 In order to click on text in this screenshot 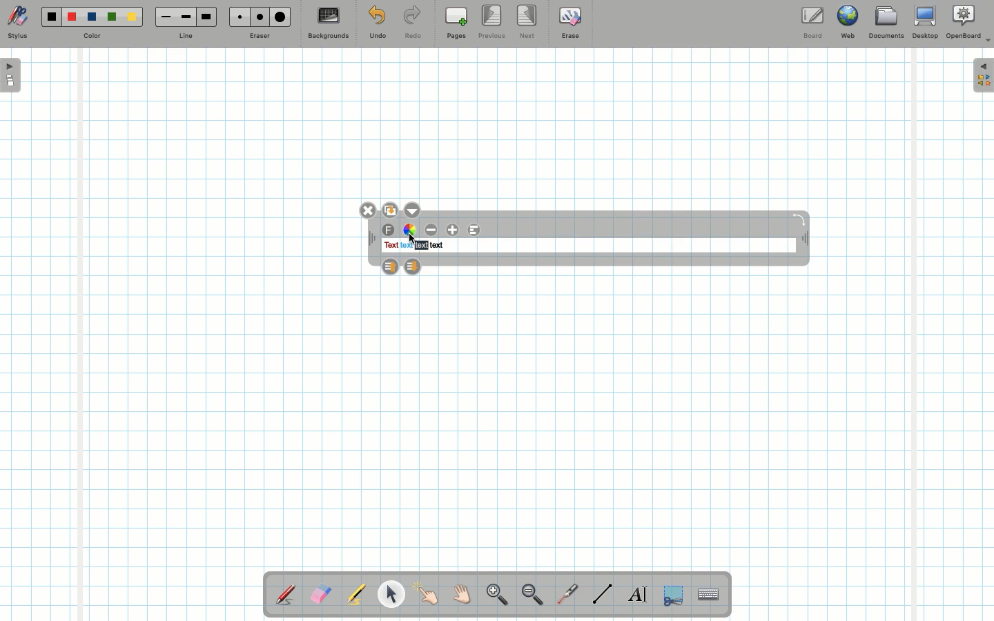, I will do `click(390, 246)`.